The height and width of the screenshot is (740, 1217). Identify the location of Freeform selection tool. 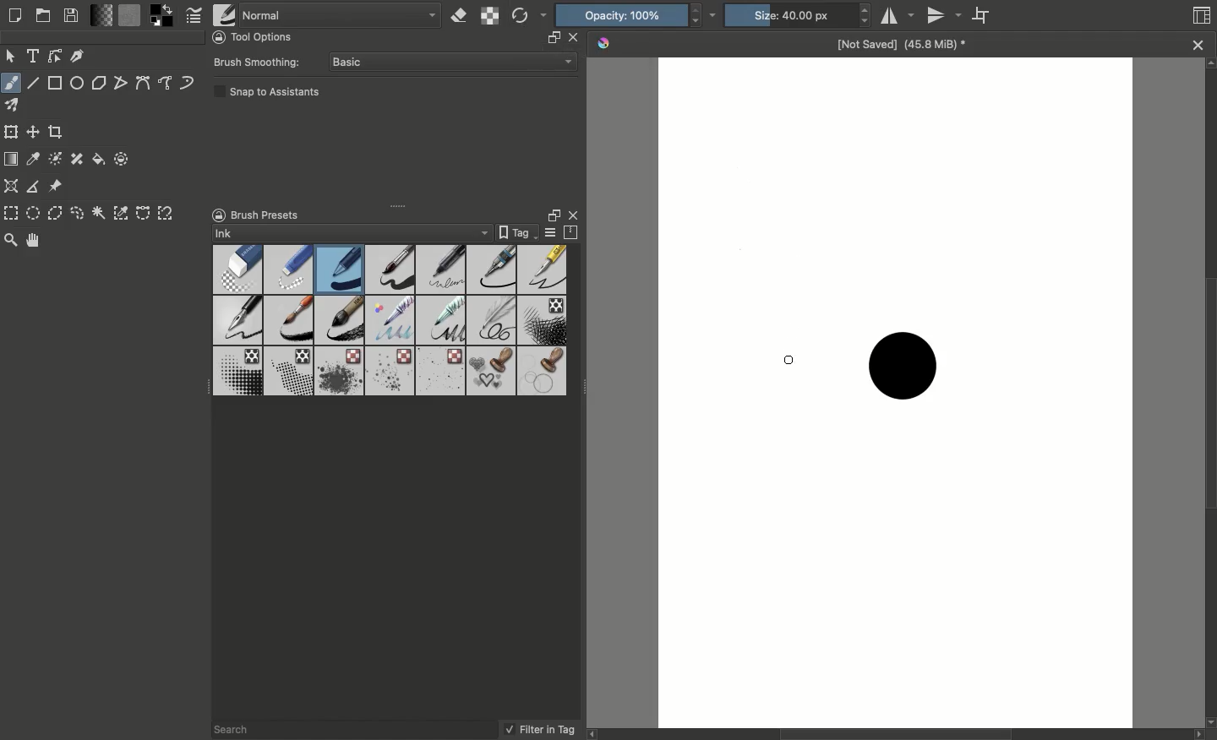
(78, 214).